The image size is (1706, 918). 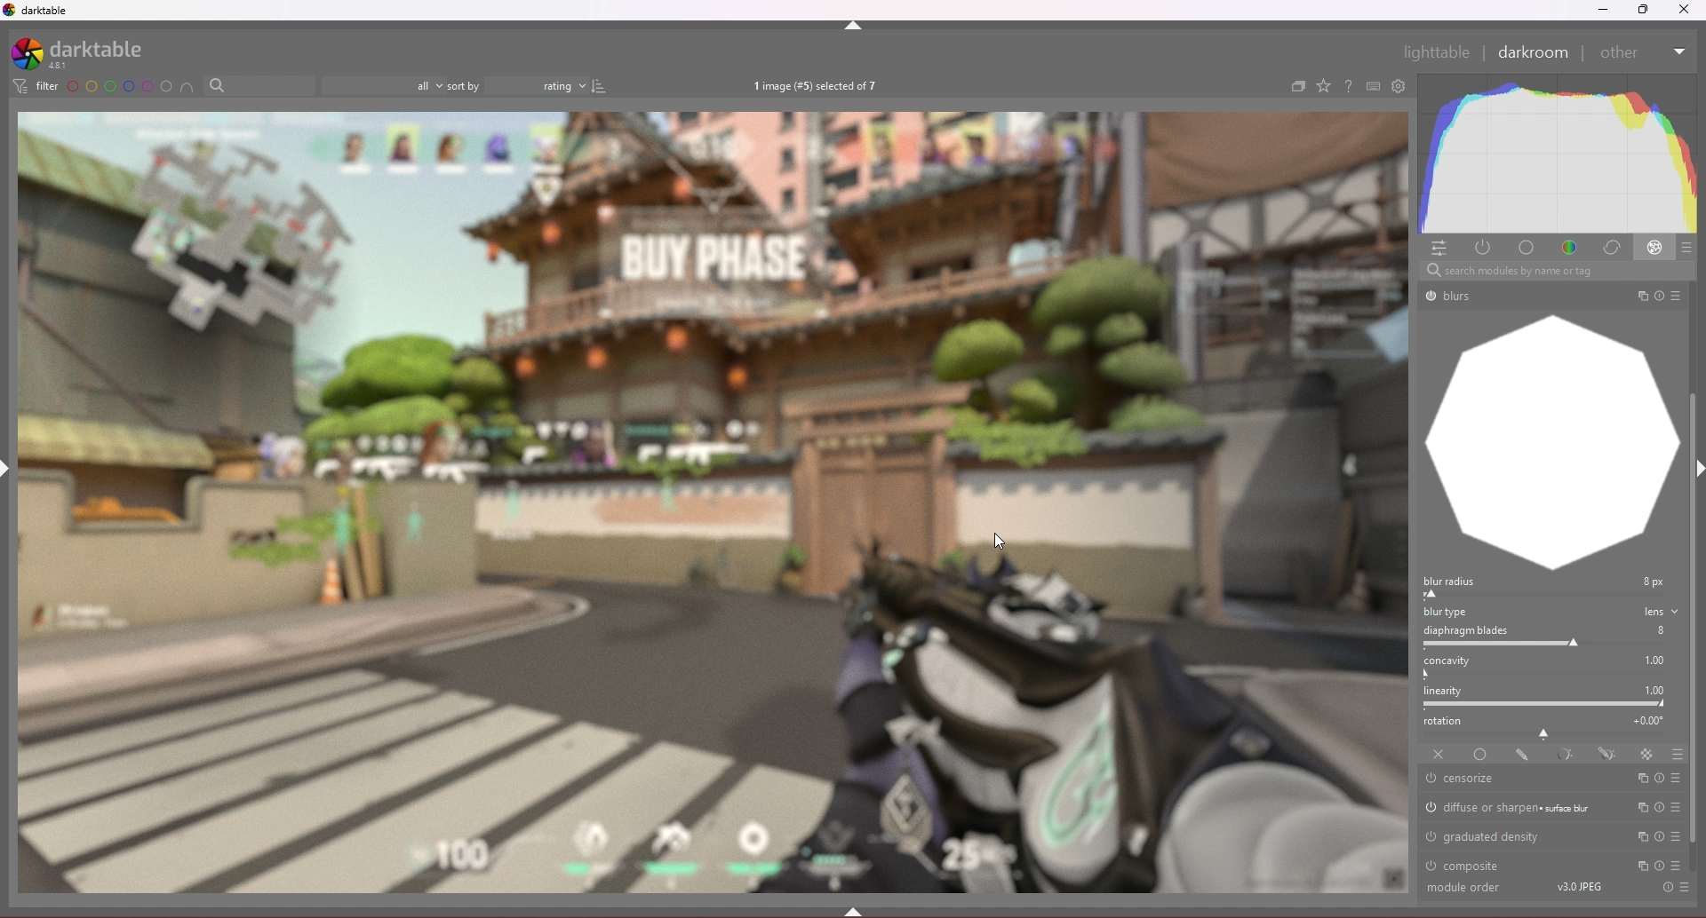 I want to click on blur type, so click(x=1552, y=612).